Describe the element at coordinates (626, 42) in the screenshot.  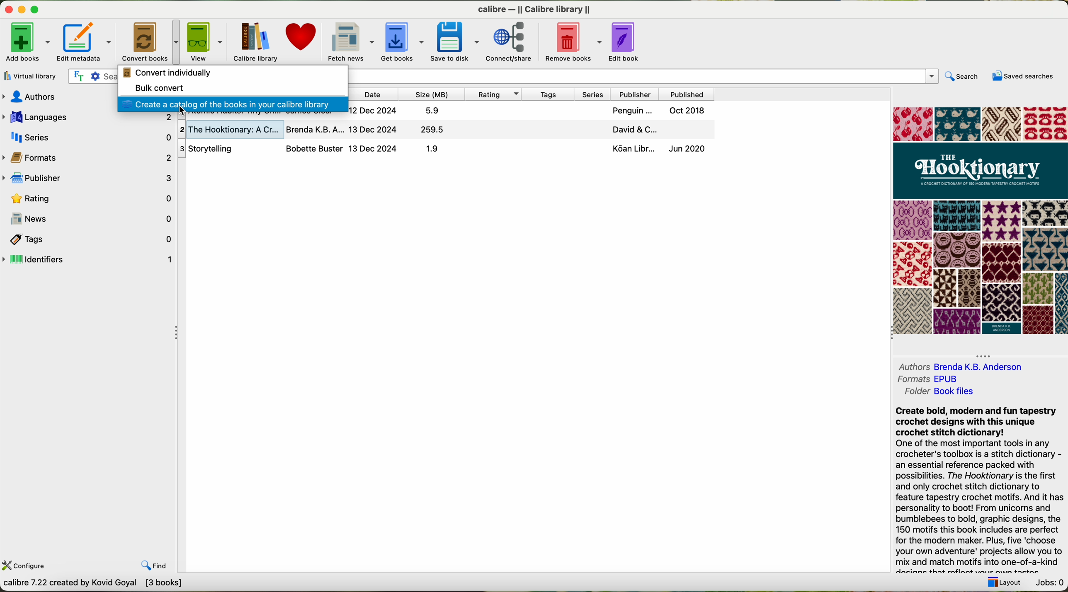
I see `edit book` at that location.